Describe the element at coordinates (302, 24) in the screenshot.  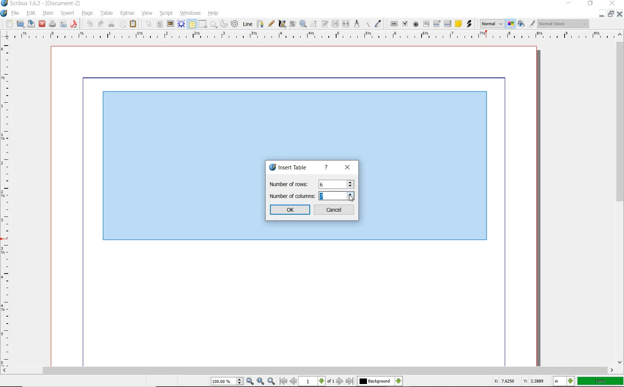
I see `zoom in or out` at that location.